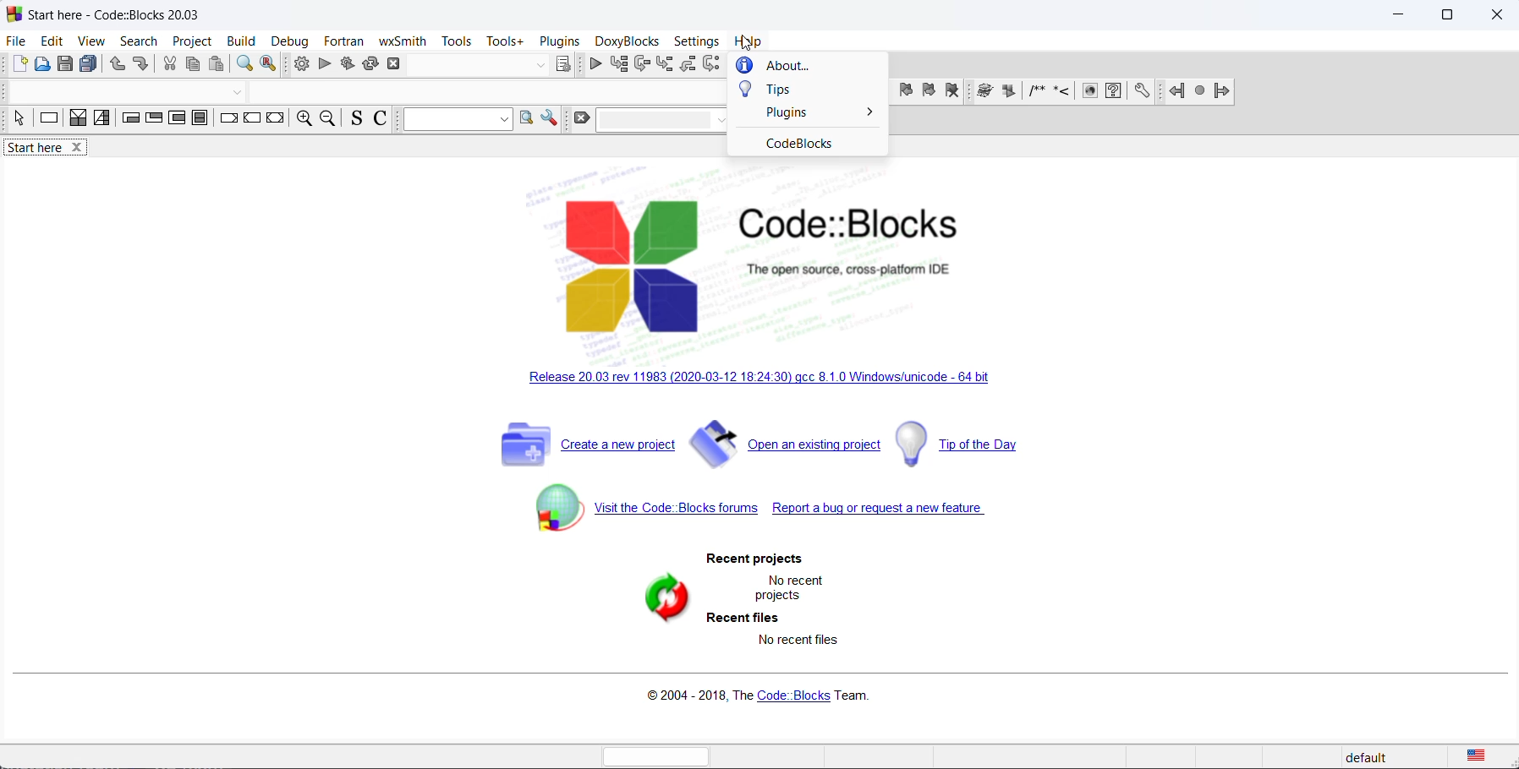 Image resolution: width=1519 pixels, height=769 pixels. I want to click on exit condition loop, so click(152, 122).